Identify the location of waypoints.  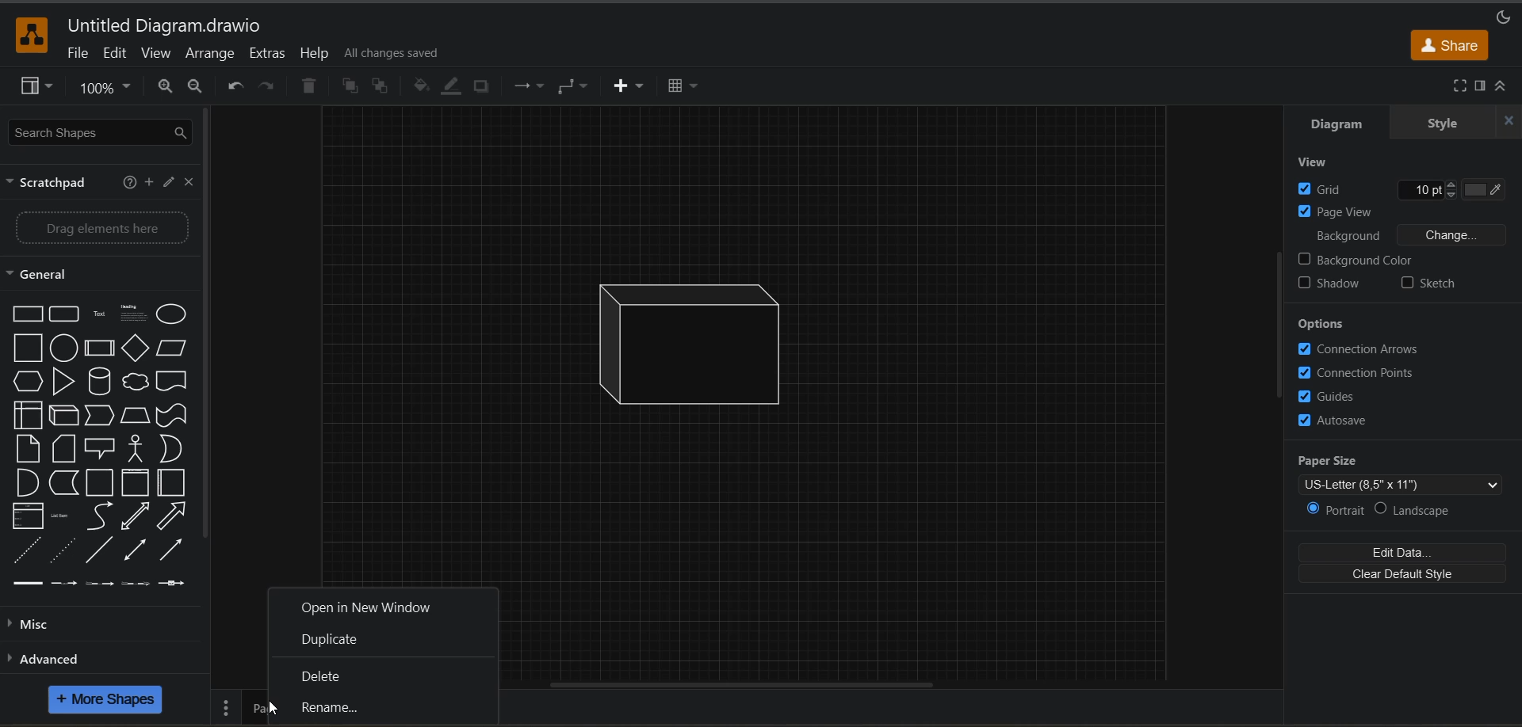
(576, 87).